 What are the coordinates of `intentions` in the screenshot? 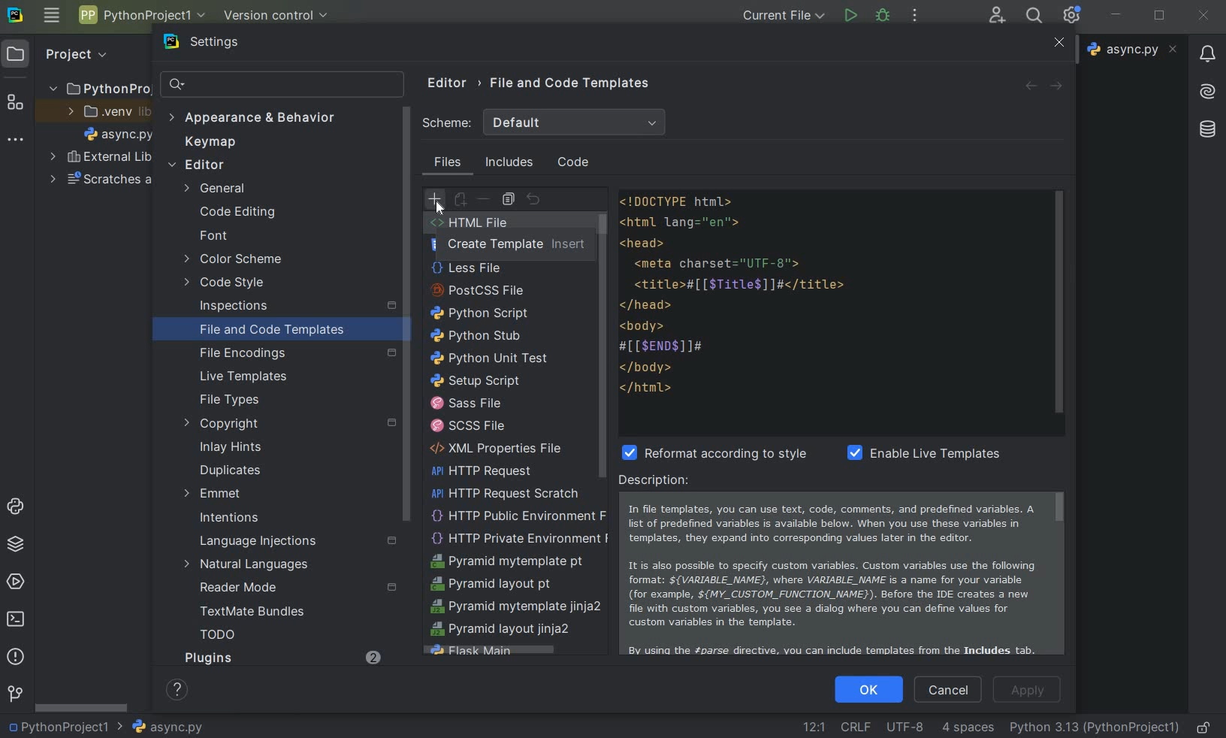 It's located at (243, 519).